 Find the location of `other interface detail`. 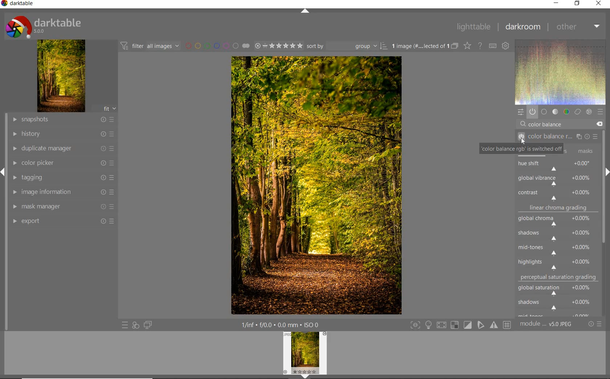

other interface detail is located at coordinates (281, 325).